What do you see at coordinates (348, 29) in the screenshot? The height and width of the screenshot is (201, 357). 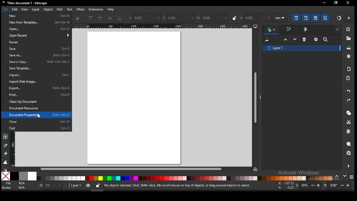 I see `new` at bounding box center [348, 29].